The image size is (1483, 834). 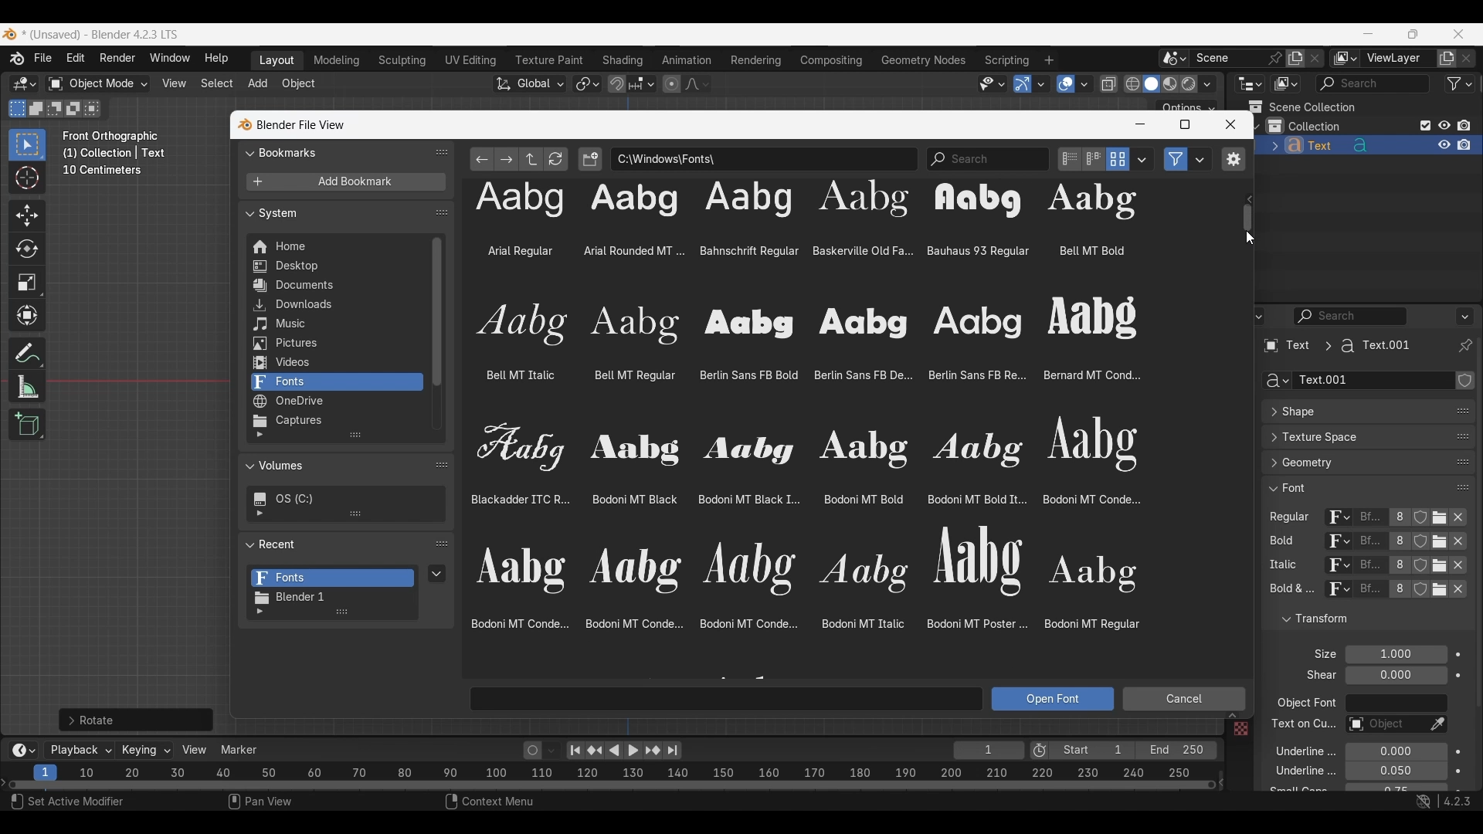 I want to click on Name of current font of each attribute, so click(x=1370, y=519).